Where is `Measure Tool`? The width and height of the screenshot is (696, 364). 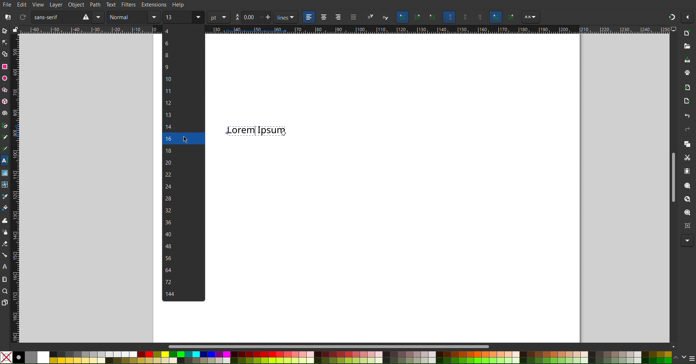 Measure Tool is located at coordinates (4, 279).